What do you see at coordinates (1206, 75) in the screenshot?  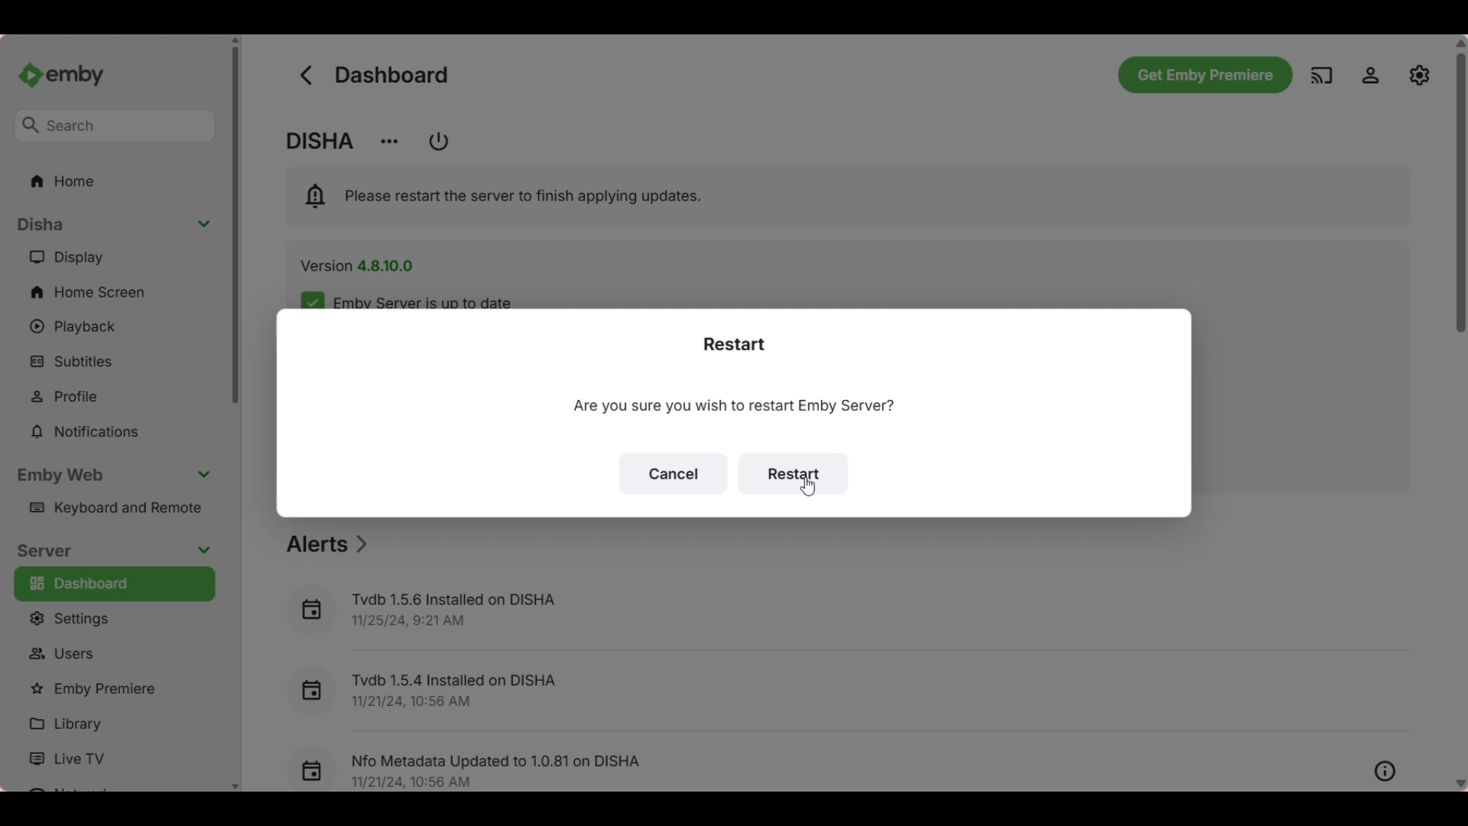 I see `Get Emby premiere` at bounding box center [1206, 75].